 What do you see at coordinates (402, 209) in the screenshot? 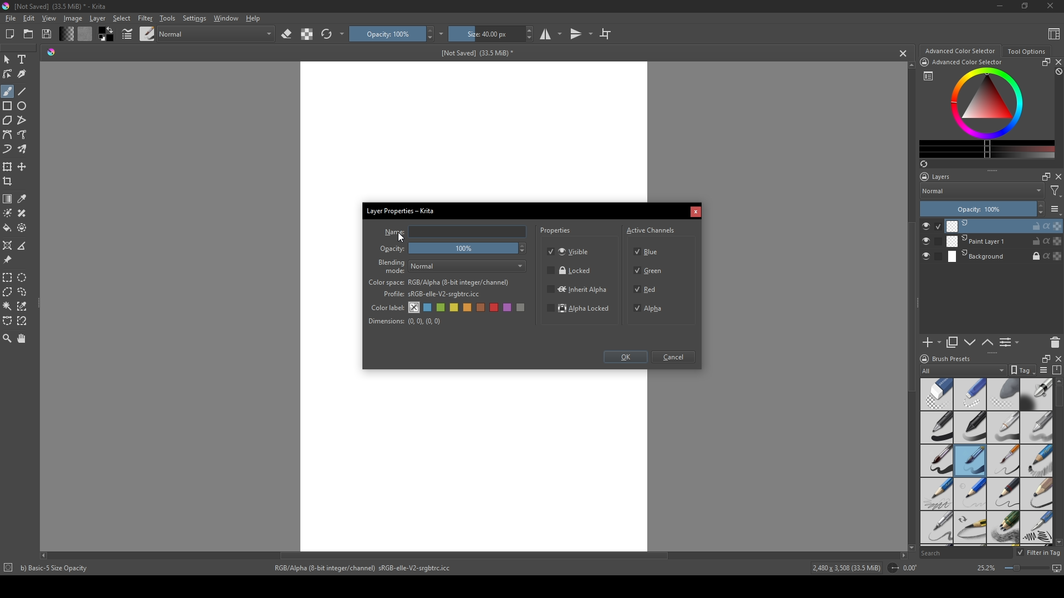
I see `Layer Properties - Krita` at bounding box center [402, 209].